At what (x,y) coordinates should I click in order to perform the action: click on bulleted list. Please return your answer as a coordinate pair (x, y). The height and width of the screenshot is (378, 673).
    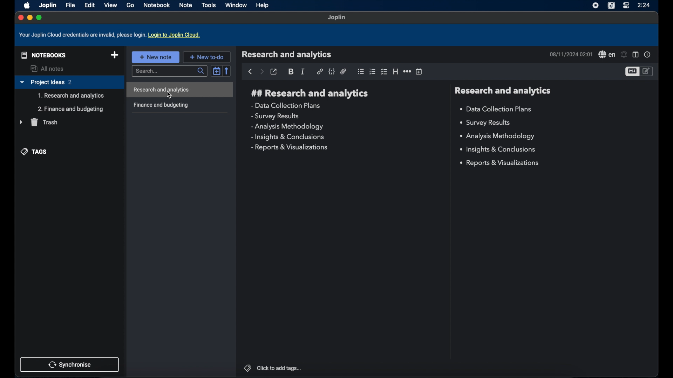
    Looking at the image, I should click on (361, 71).